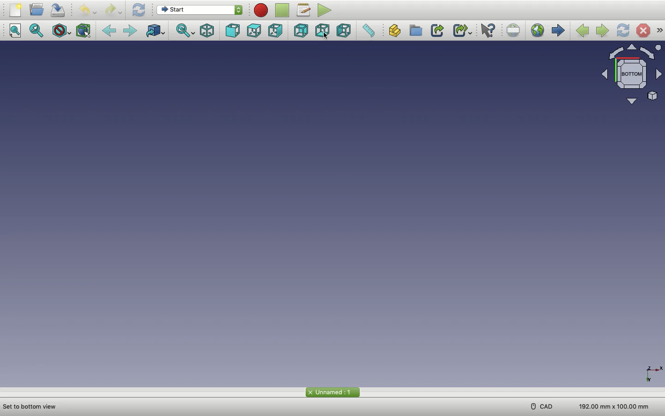 This screenshot has width=665, height=416. Describe the element at coordinates (558, 31) in the screenshot. I see `Start page` at that location.